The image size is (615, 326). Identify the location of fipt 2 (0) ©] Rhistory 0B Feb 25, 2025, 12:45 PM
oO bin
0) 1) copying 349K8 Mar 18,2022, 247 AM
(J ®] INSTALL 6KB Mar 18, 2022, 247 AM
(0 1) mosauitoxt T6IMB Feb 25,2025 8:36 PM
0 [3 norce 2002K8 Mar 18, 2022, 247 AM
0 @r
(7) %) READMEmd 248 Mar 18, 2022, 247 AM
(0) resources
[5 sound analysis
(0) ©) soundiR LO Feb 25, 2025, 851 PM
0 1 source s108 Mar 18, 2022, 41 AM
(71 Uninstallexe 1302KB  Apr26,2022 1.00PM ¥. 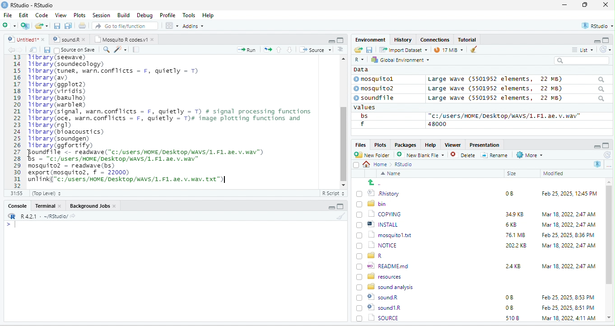
(178, 118).